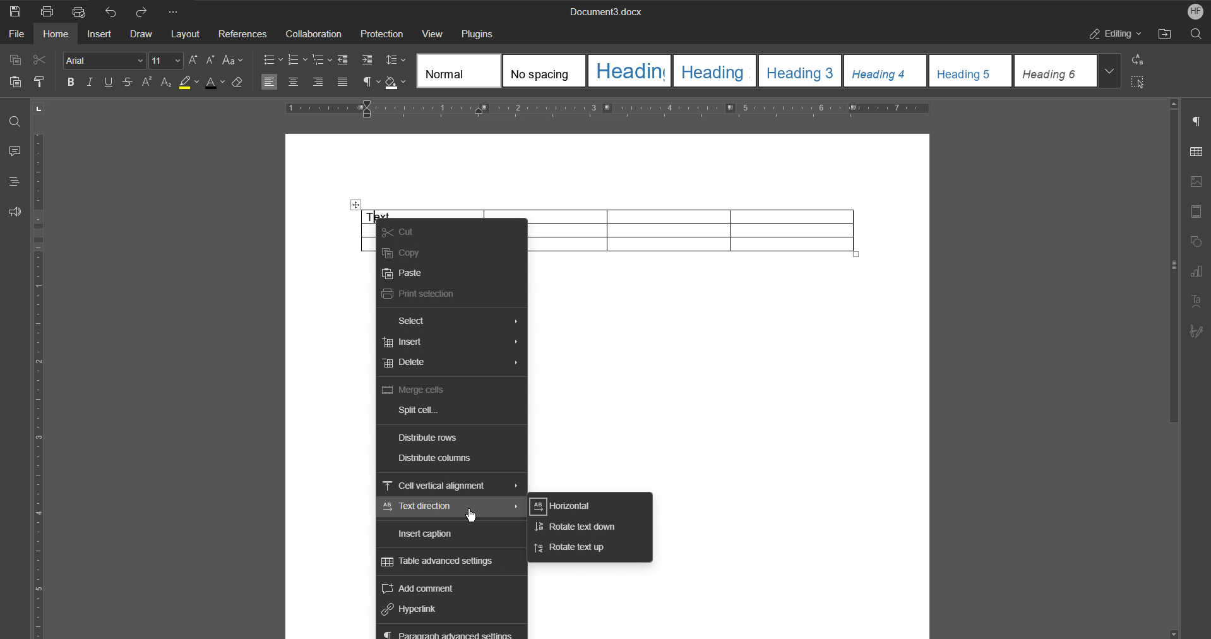  I want to click on Table advanced settings, so click(448, 563).